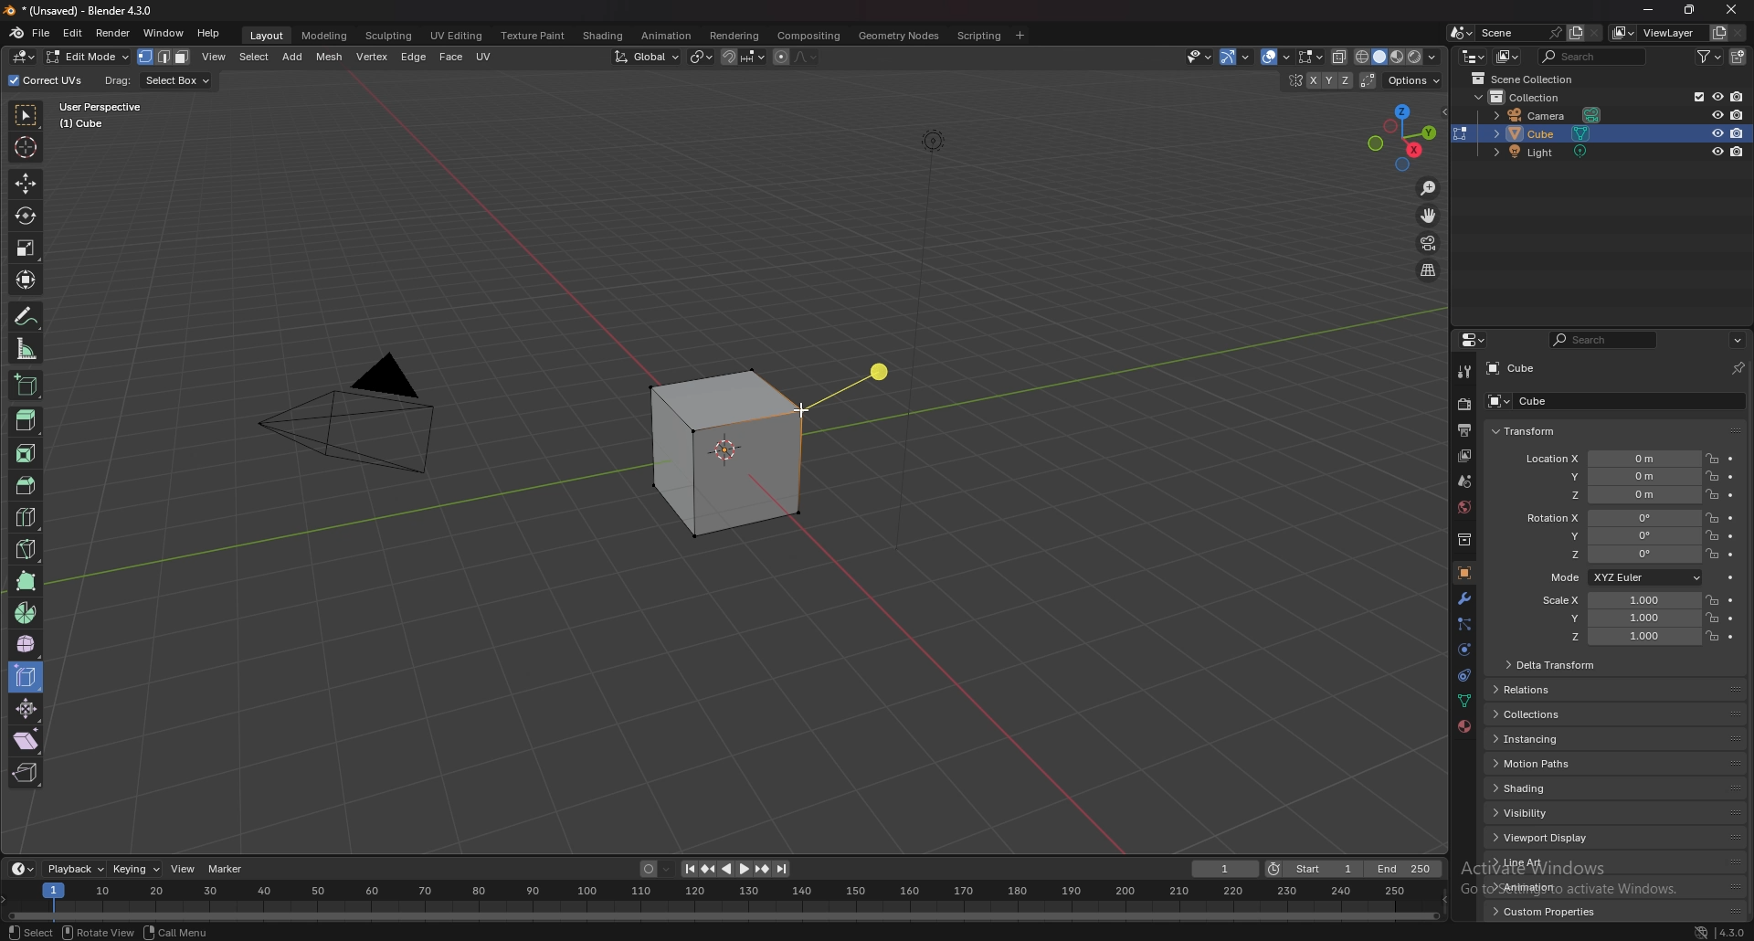 This screenshot has width=1754, height=941. What do you see at coordinates (1411, 80) in the screenshot?
I see `options` at bounding box center [1411, 80].